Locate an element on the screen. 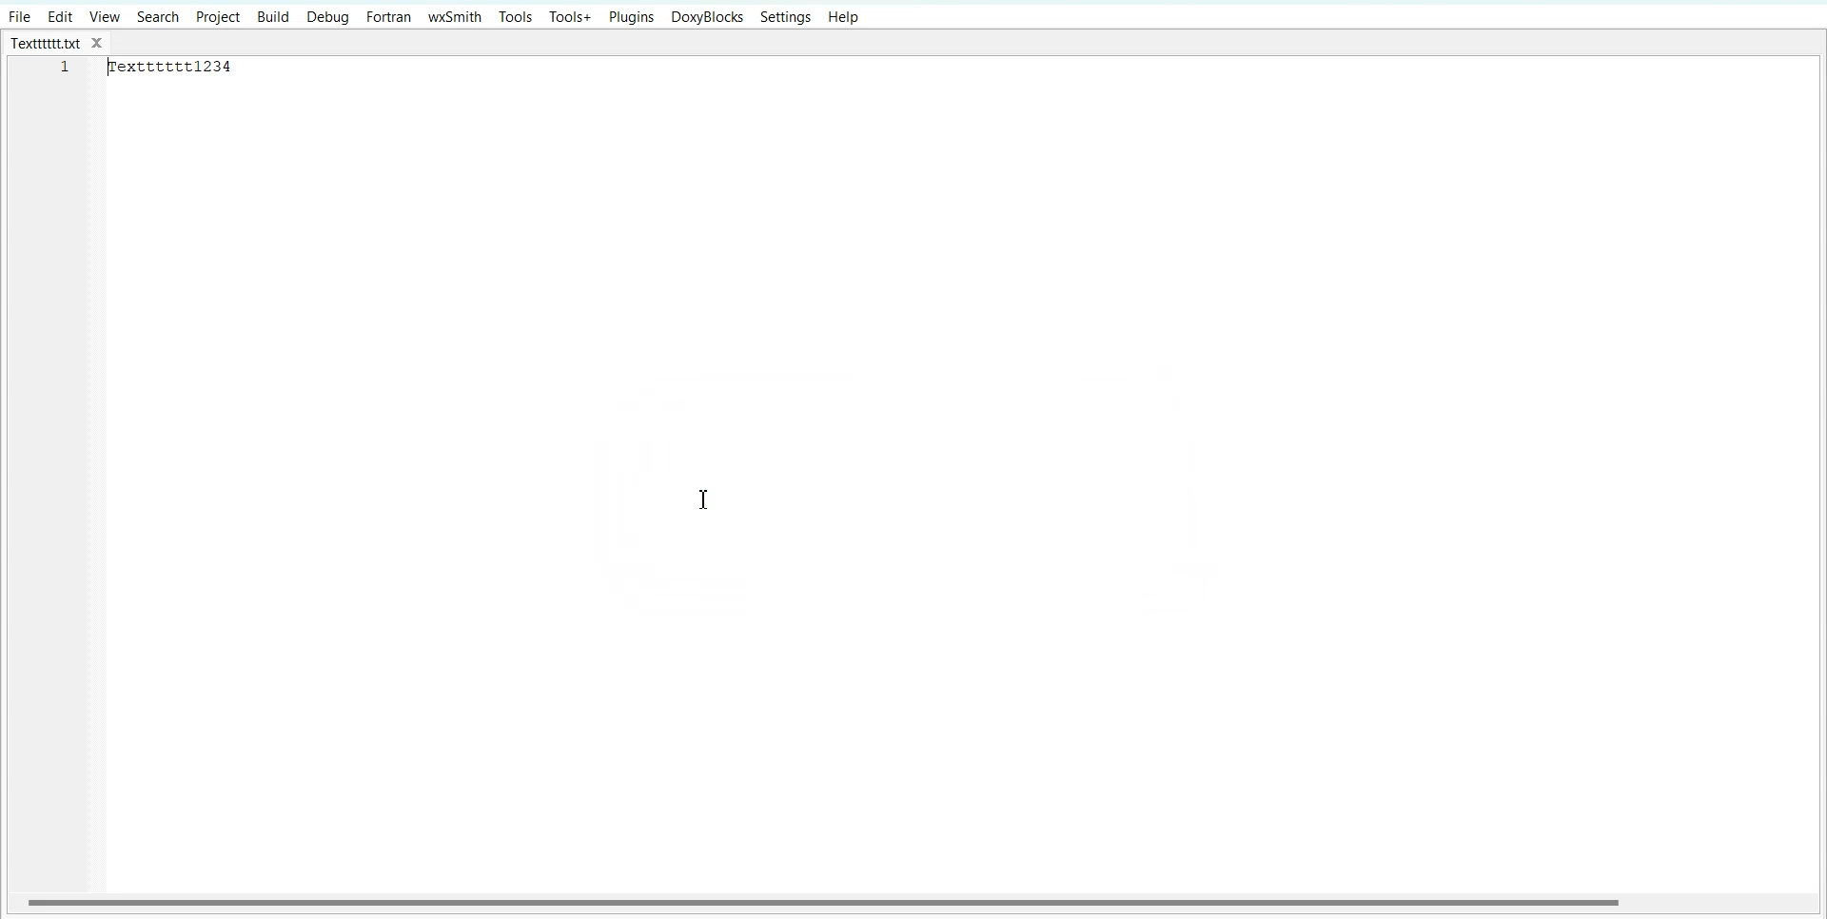  Tools+ is located at coordinates (571, 17).